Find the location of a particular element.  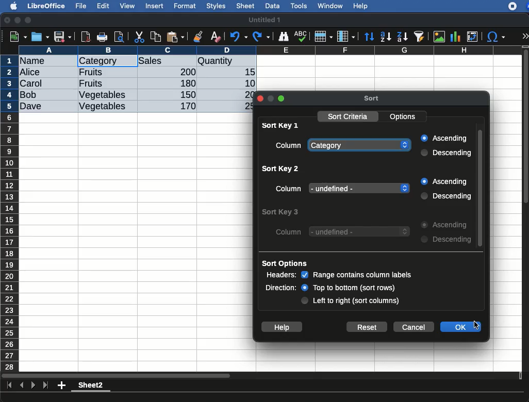

sort is located at coordinates (369, 37).